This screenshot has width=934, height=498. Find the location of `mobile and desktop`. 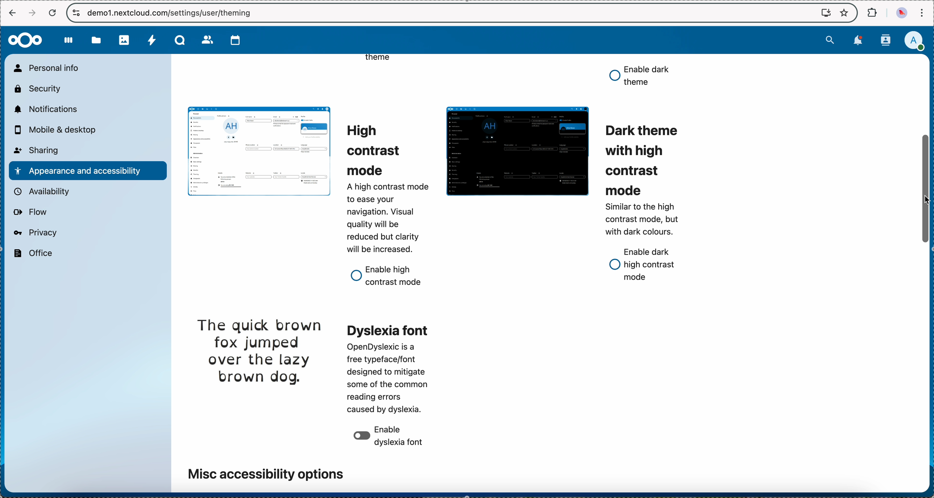

mobile and desktop is located at coordinates (58, 129).